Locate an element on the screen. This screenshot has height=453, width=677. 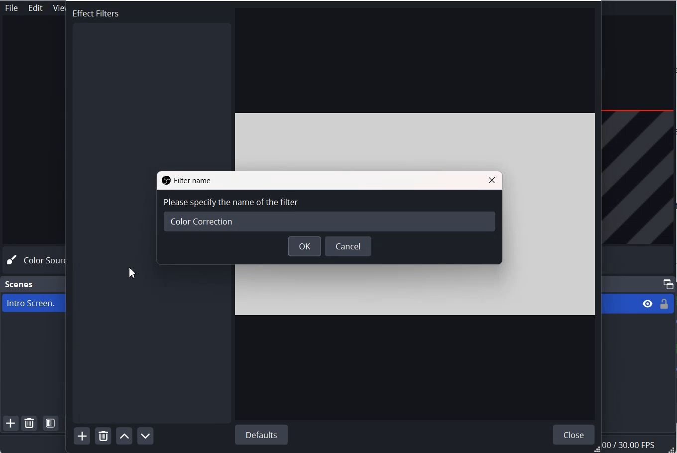
Close is located at coordinates (492, 180).